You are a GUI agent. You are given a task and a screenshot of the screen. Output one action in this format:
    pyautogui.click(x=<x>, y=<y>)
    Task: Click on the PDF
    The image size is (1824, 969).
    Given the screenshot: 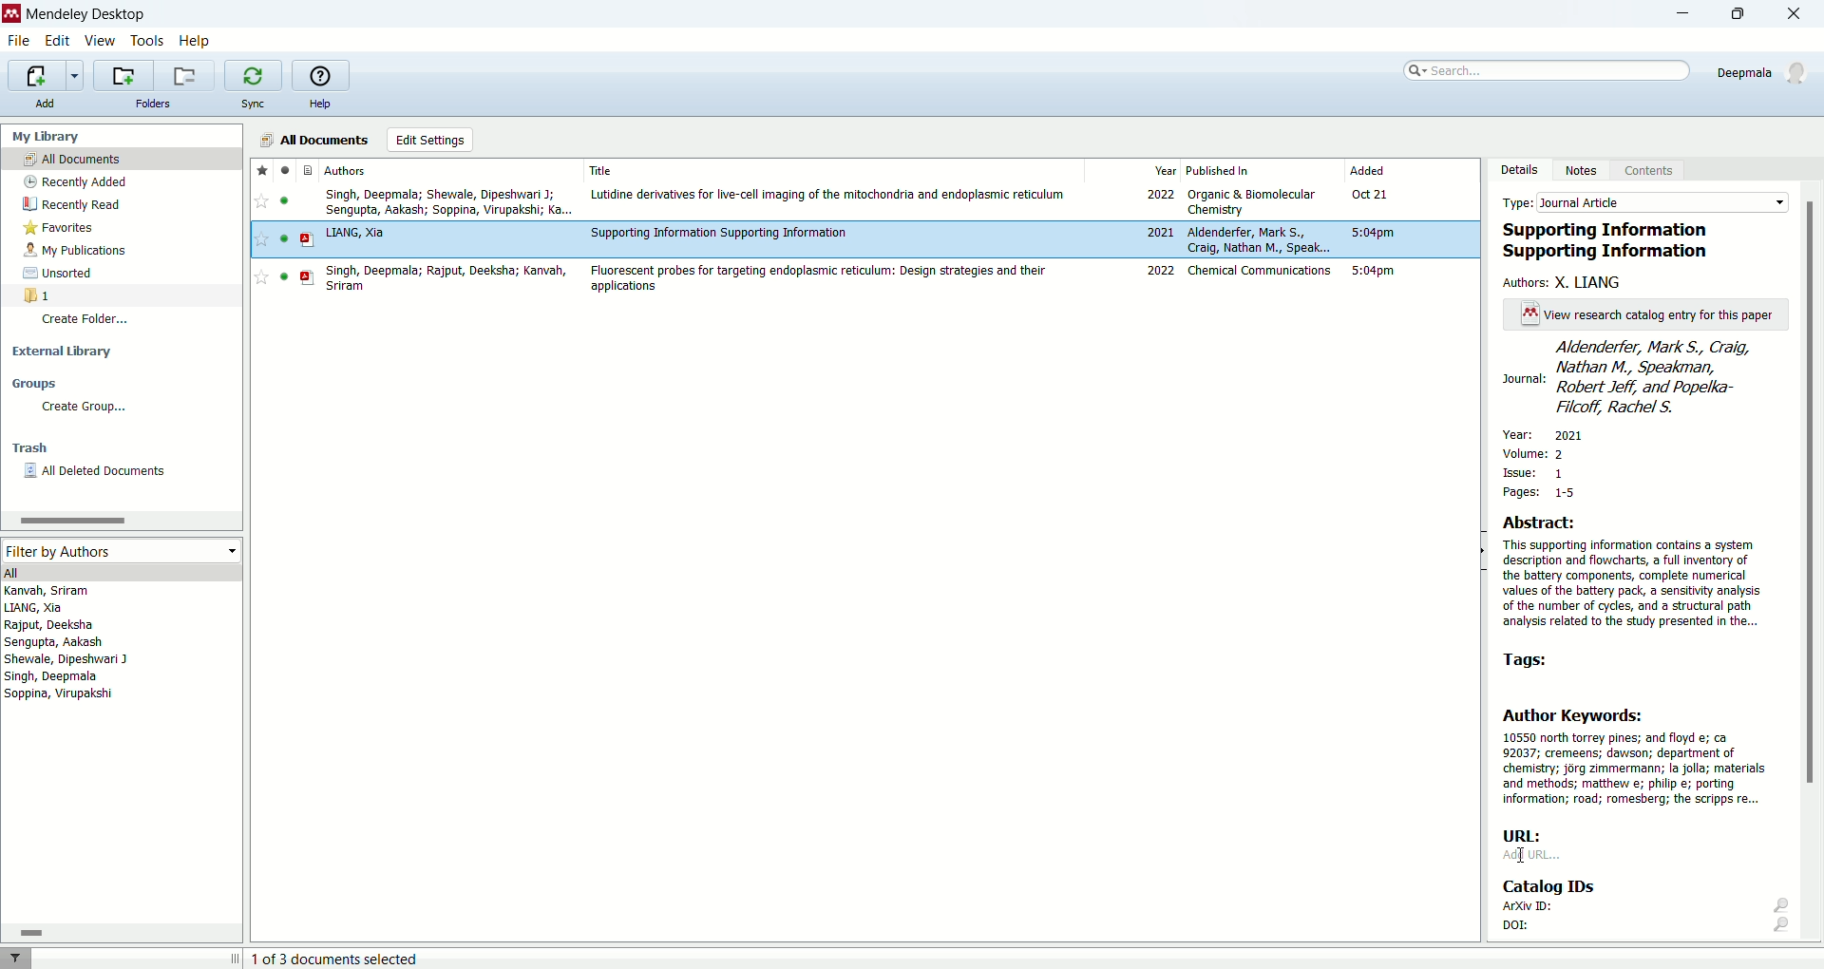 What is the action you would take?
    pyautogui.click(x=308, y=277)
    